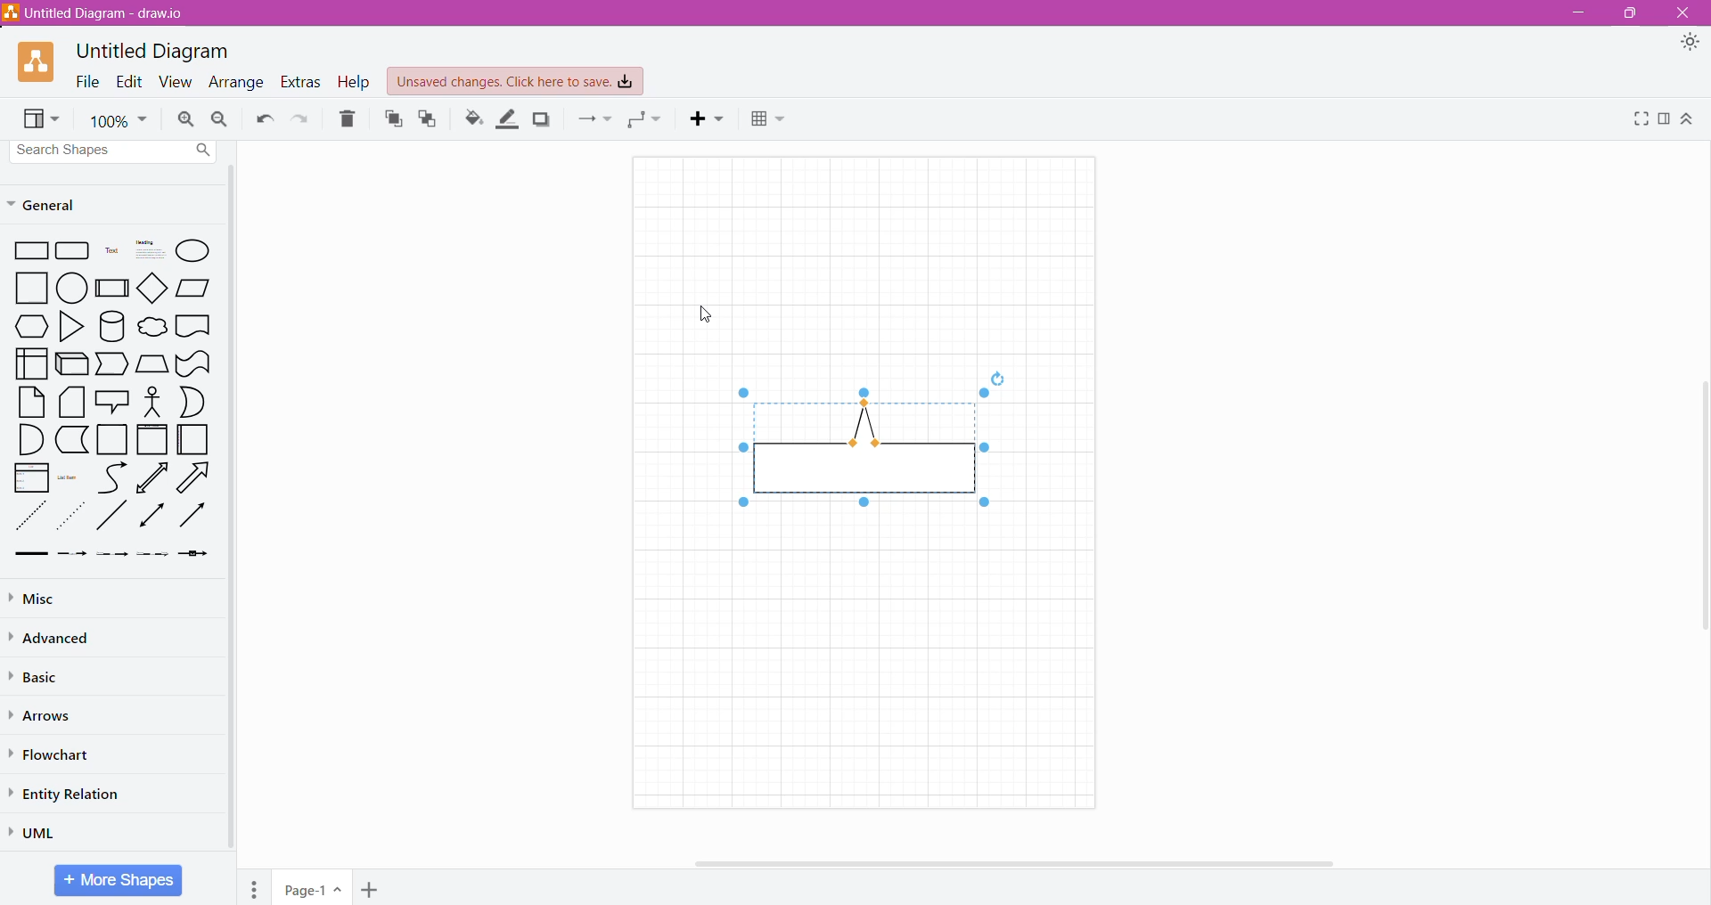 The height and width of the screenshot is (905, 1711). I want to click on Arrange, so click(237, 81).